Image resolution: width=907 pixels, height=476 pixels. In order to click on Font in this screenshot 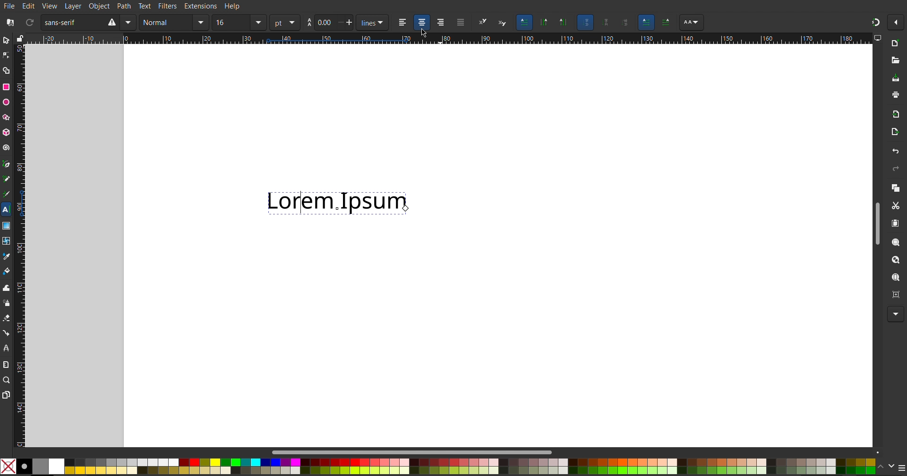, I will do `click(88, 22)`.